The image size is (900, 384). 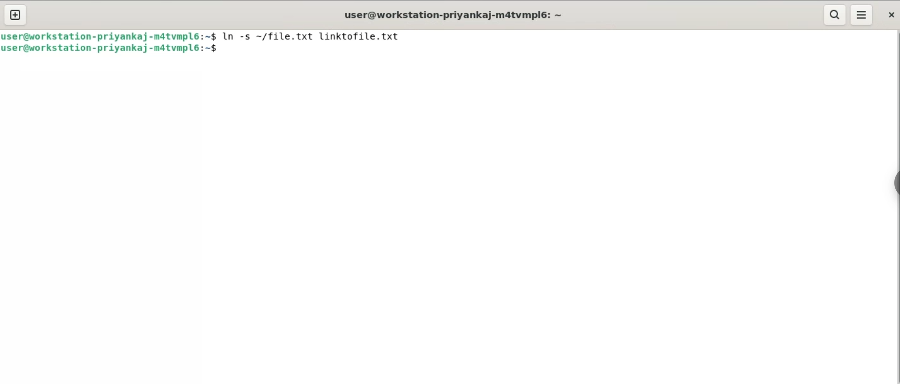 I want to click on close, so click(x=891, y=15).